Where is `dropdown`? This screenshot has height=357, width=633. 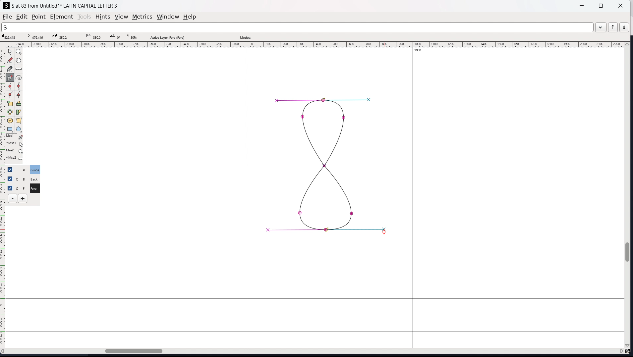
dropdown is located at coordinates (601, 27).